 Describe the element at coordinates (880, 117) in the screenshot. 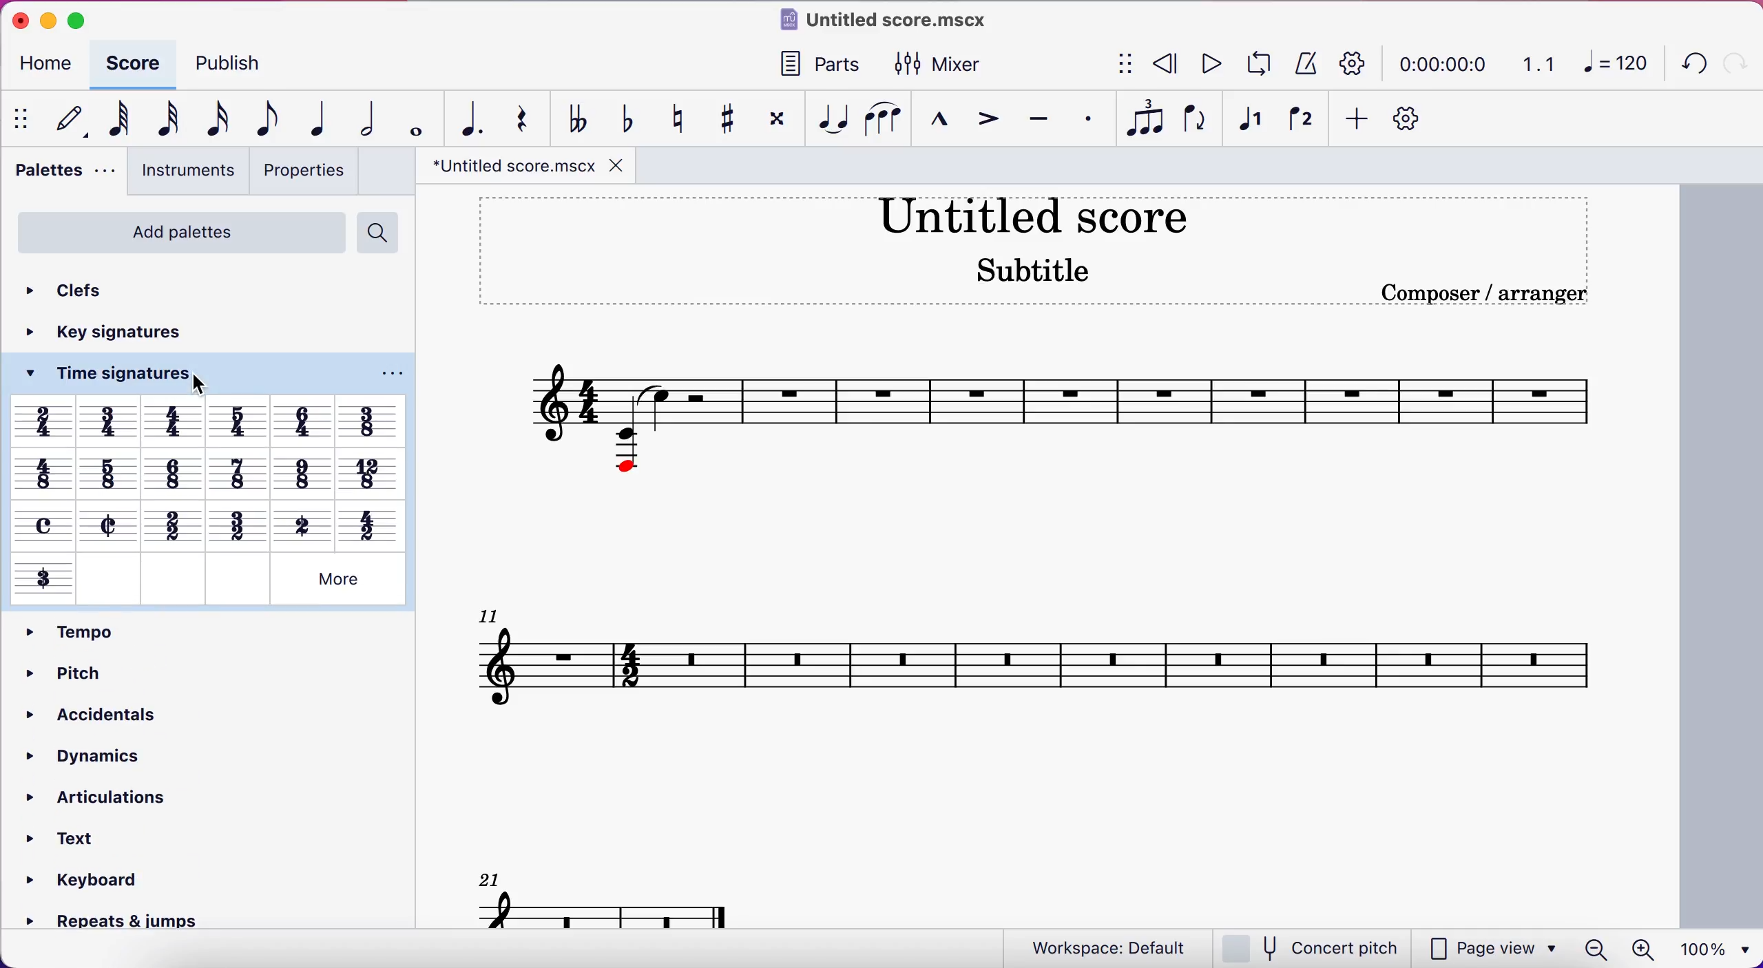

I see `slur` at that location.